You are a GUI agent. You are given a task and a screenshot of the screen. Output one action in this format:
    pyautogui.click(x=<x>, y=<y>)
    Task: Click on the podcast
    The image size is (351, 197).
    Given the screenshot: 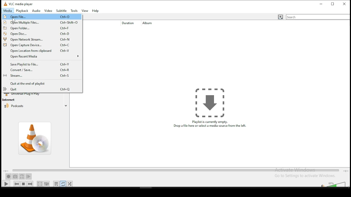 What is the action you would take?
    pyautogui.click(x=14, y=108)
    